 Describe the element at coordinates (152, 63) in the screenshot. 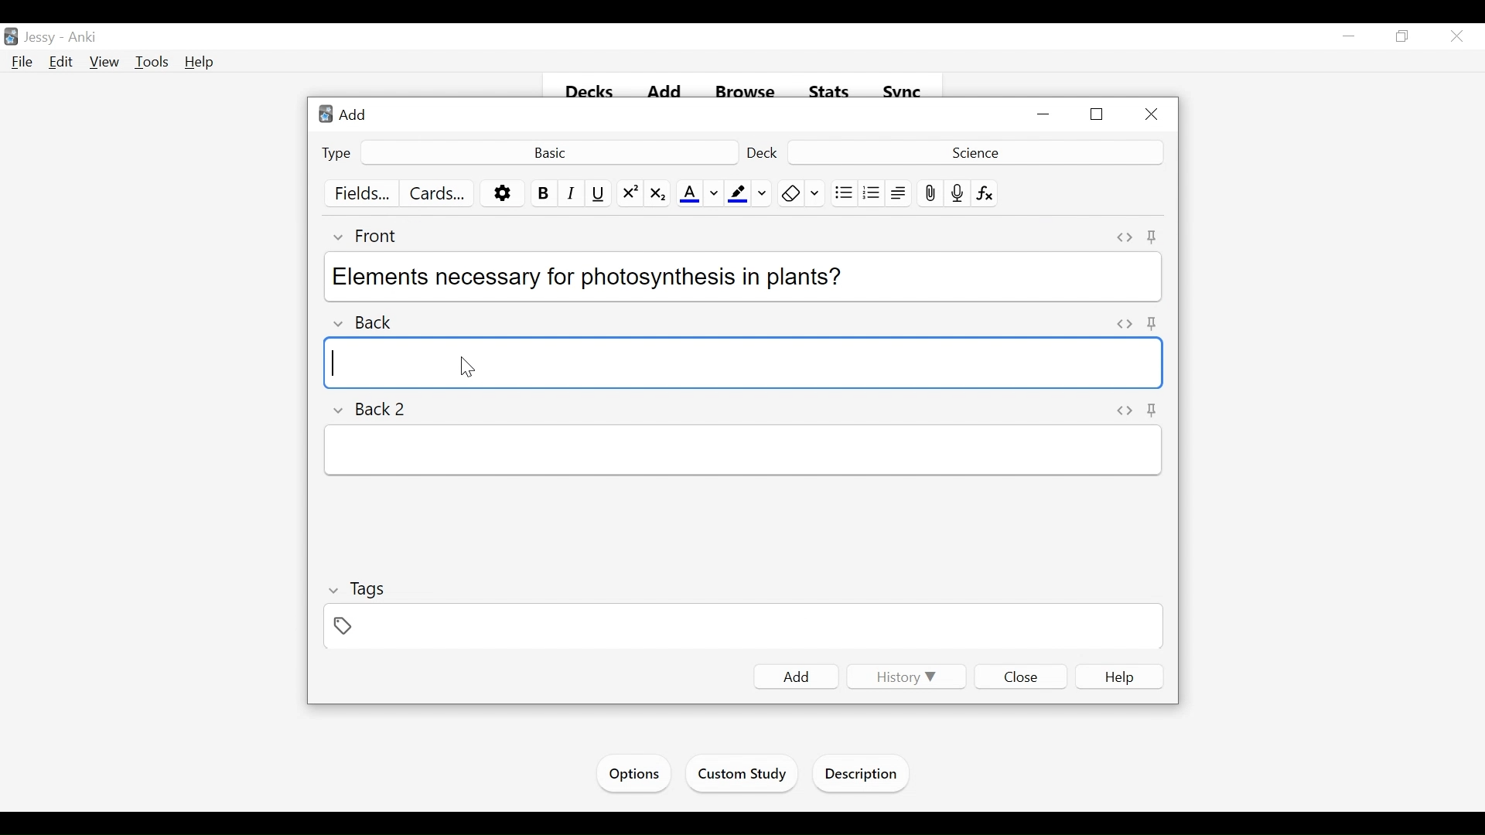

I see `Tools` at that location.